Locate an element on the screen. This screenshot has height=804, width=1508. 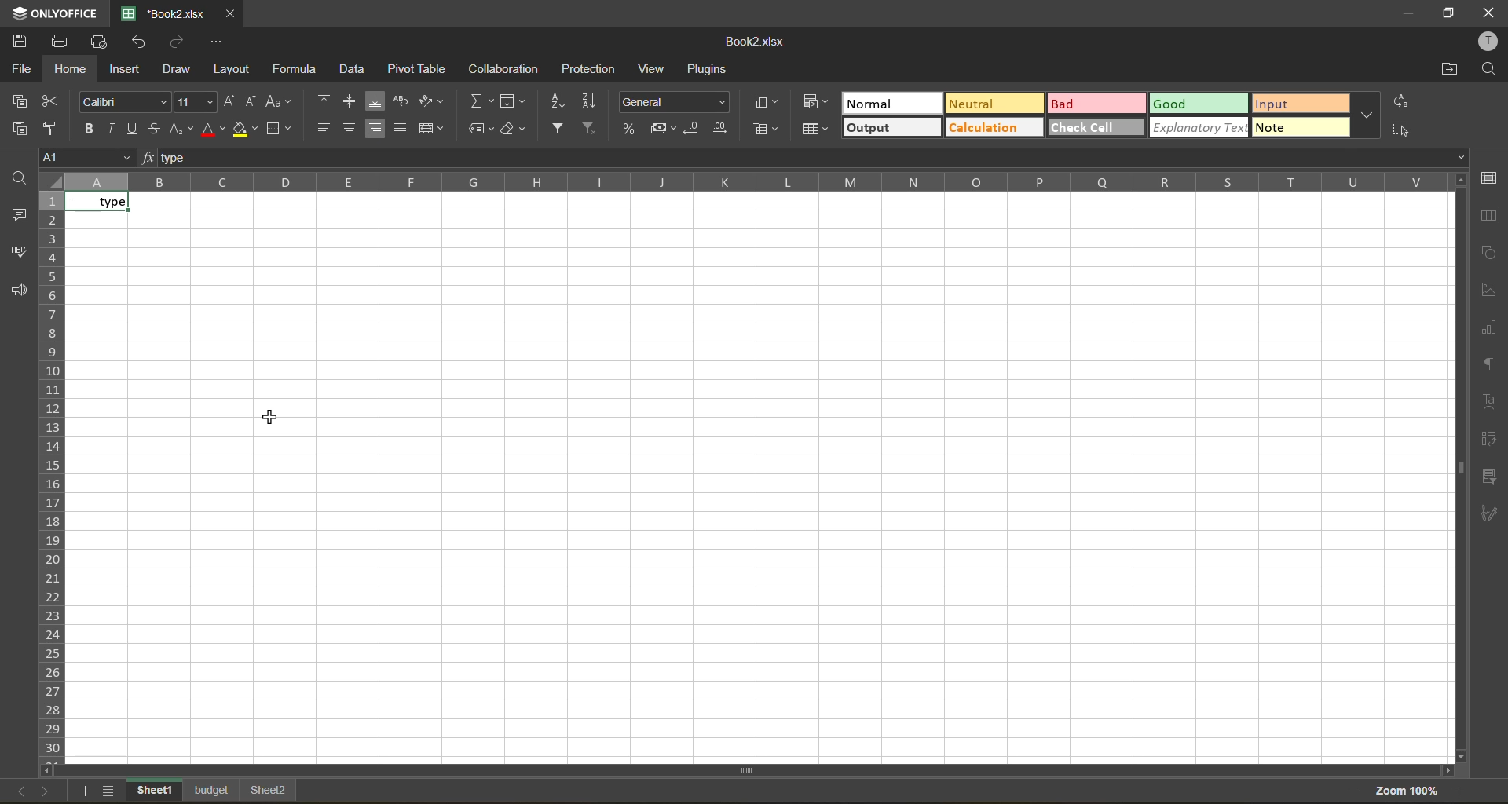
data is located at coordinates (356, 70).